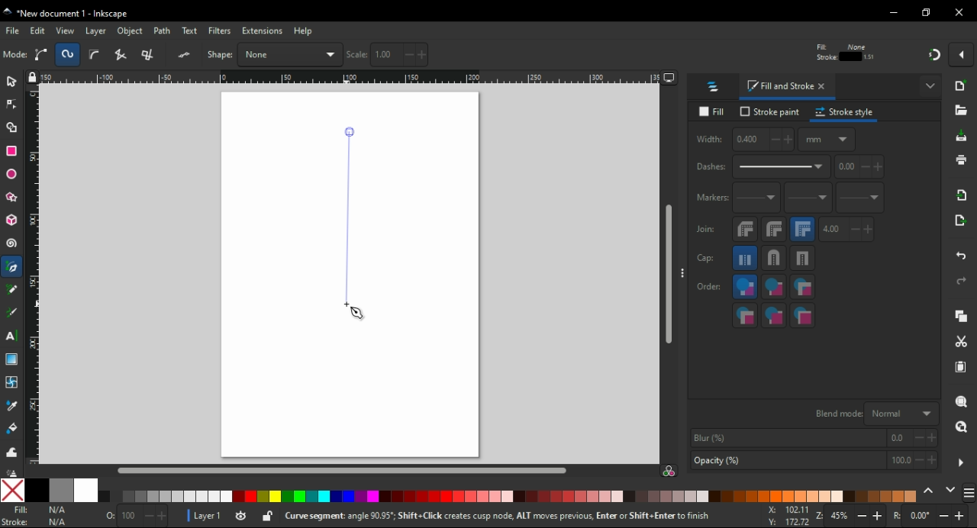 The image size is (977, 528). I want to click on last markers, so click(859, 198).